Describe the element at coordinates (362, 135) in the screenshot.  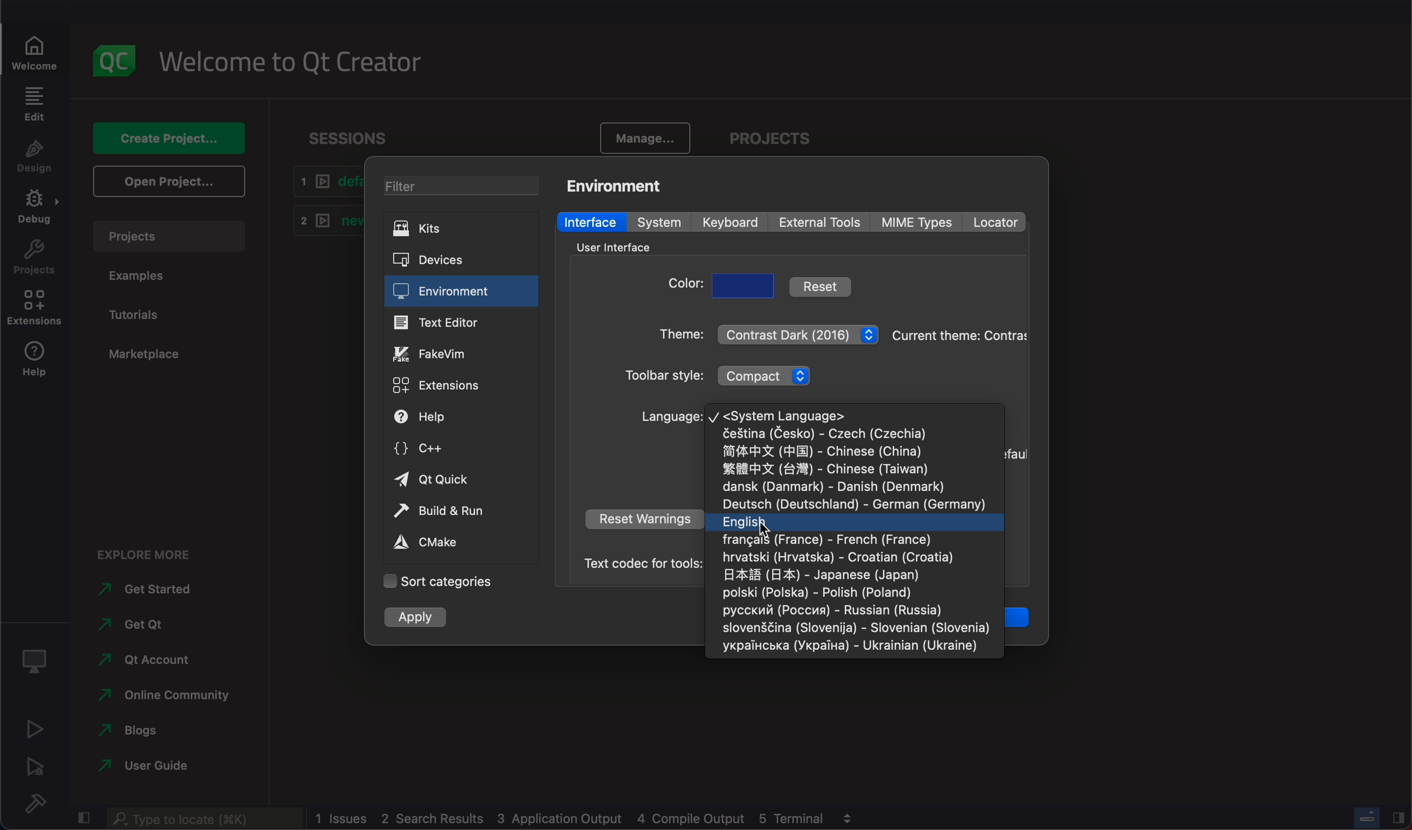
I see `sessions` at that location.